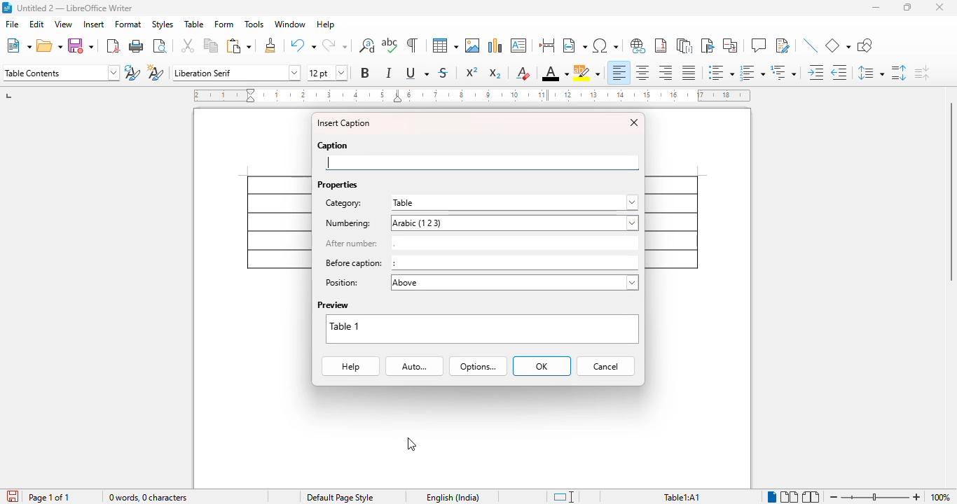 The width and height of the screenshot is (957, 504). I want to click on insert hyperlink, so click(638, 45).